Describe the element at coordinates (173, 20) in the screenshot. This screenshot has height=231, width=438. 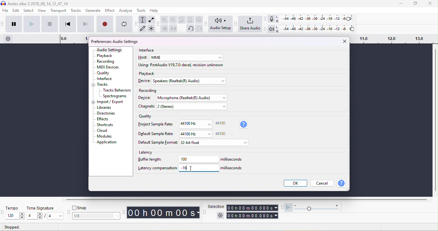
I see `zoom out` at that location.